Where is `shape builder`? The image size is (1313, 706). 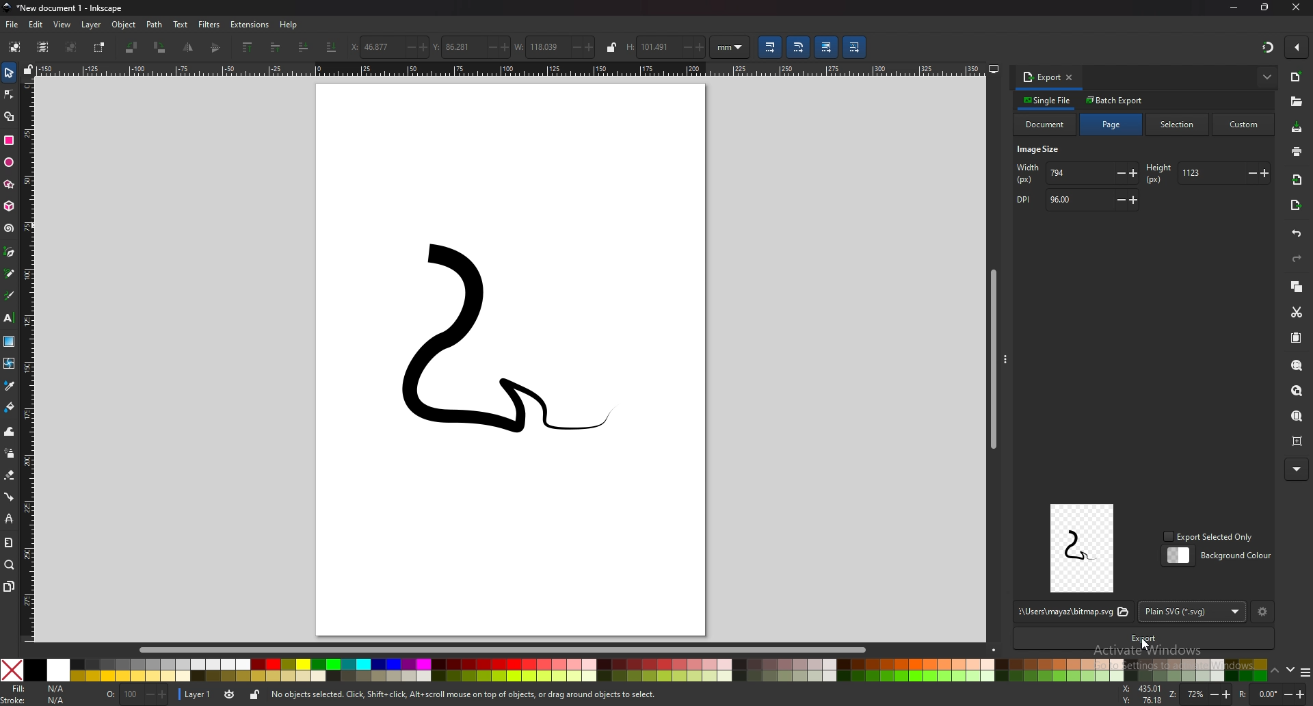
shape builder is located at coordinates (9, 116).